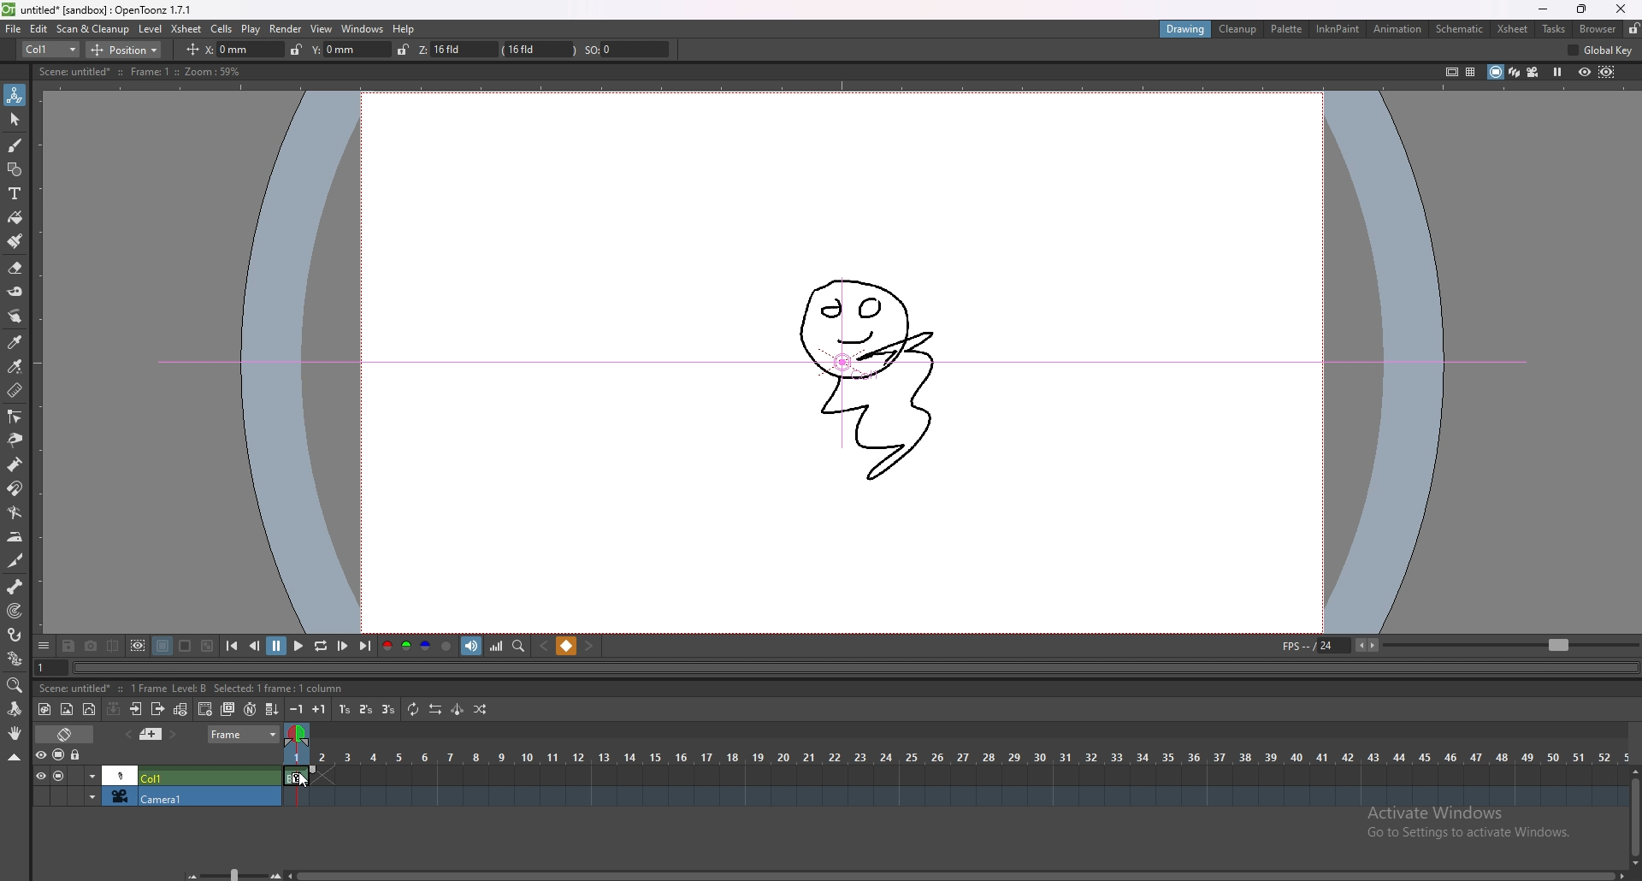 The height and width of the screenshot is (881, 1642). I want to click on frame, so click(244, 735).